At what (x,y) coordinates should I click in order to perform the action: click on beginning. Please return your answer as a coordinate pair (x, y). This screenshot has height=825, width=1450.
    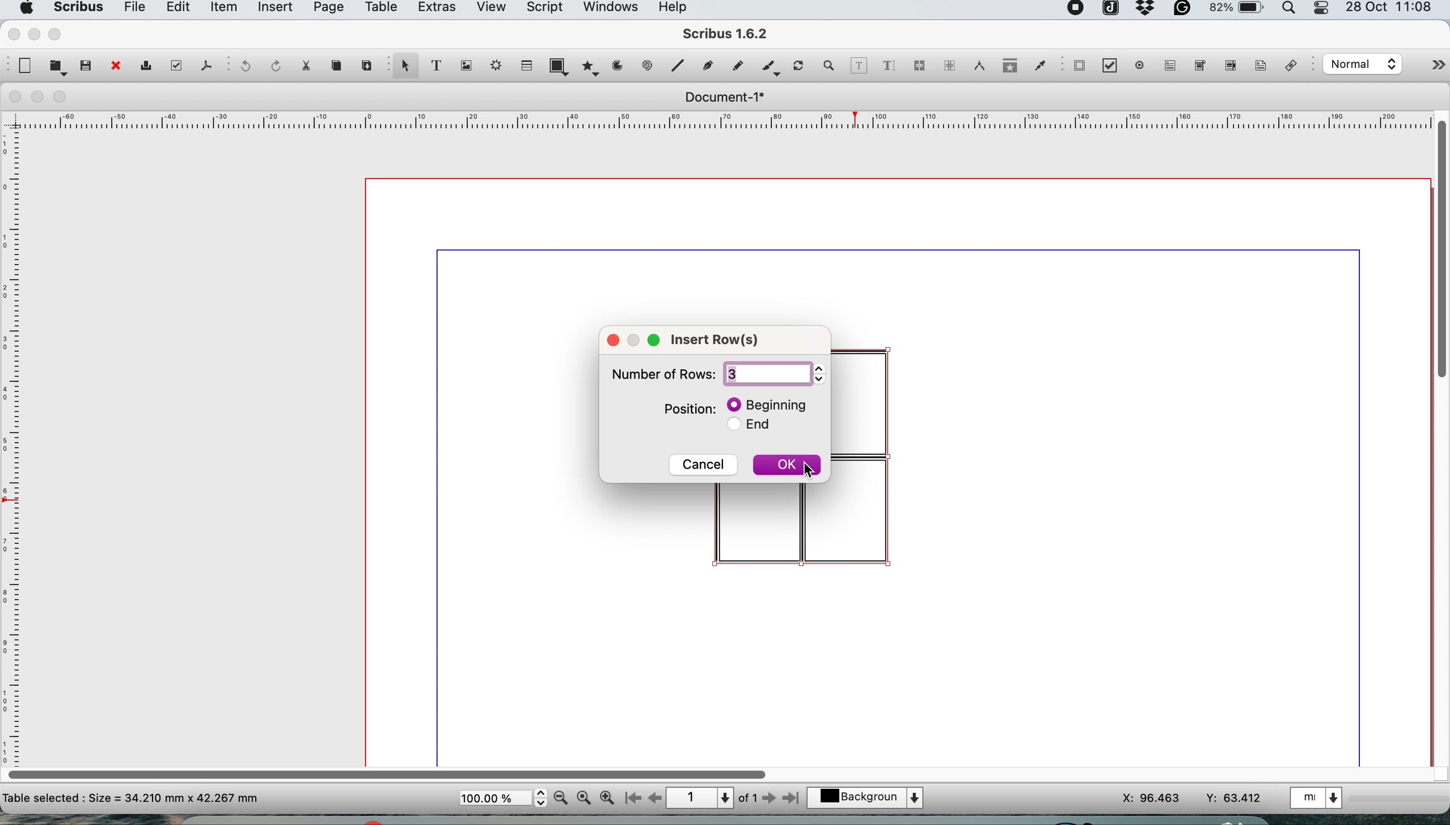
    Looking at the image, I should click on (770, 404).